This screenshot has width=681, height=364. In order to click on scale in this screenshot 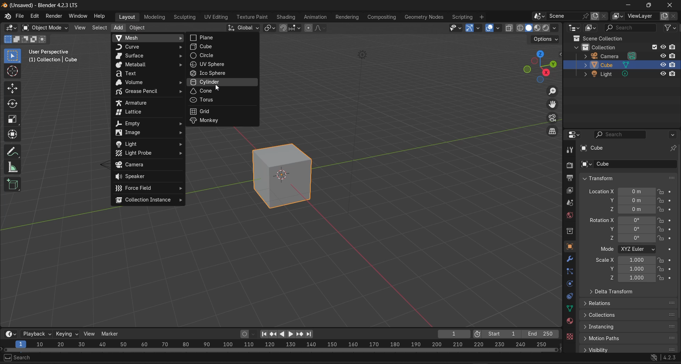, I will do `click(13, 119)`.